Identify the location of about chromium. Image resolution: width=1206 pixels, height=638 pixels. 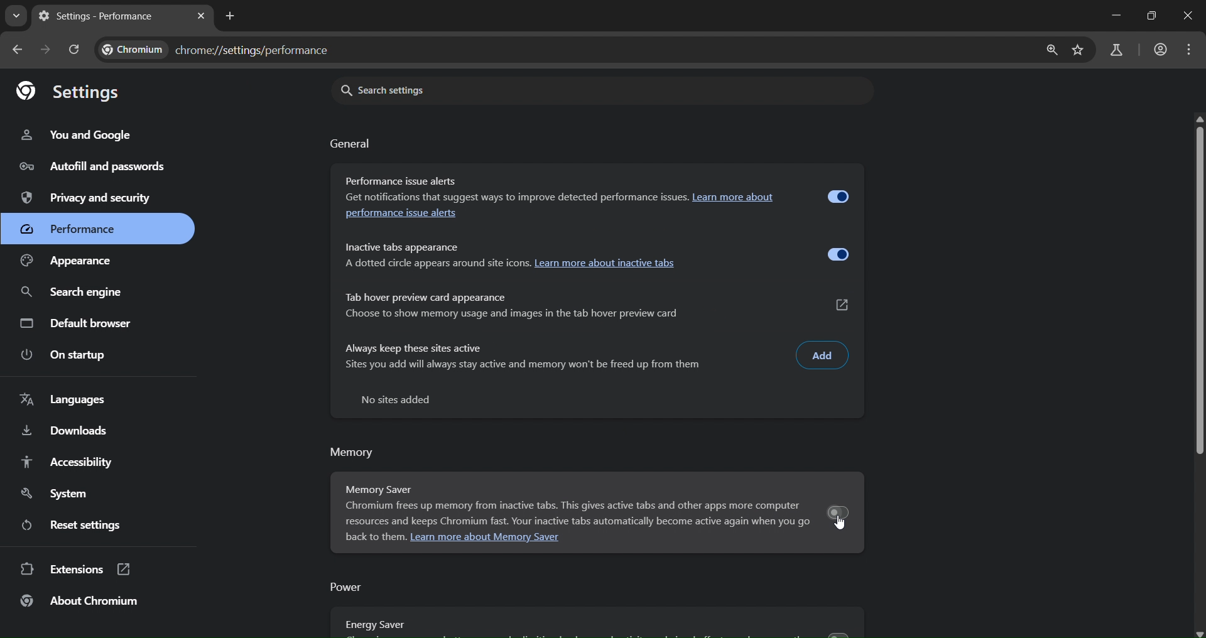
(82, 602).